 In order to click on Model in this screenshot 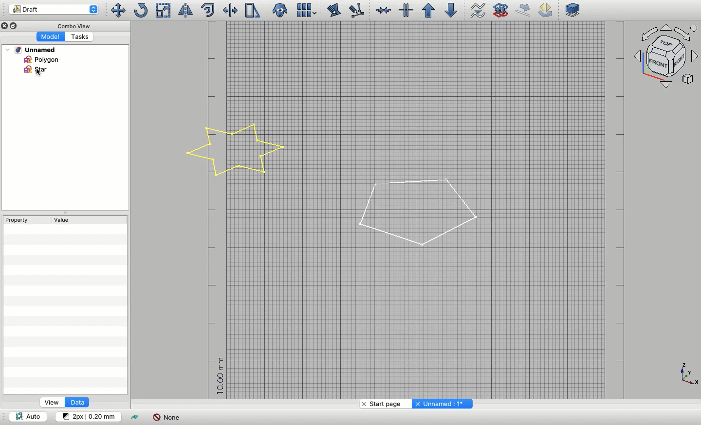, I will do `click(50, 37)`.